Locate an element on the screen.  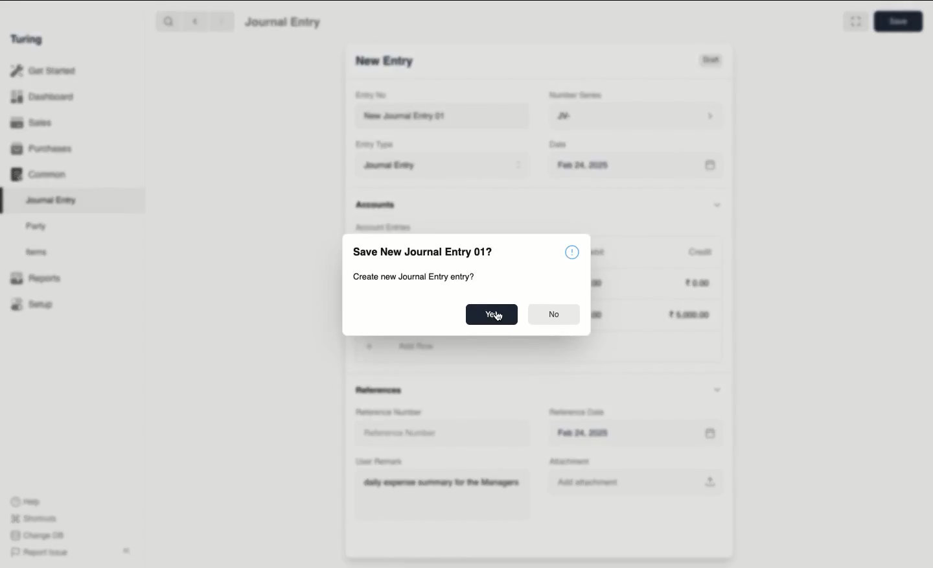
Journal Entry is located at coordinates (284, 23).